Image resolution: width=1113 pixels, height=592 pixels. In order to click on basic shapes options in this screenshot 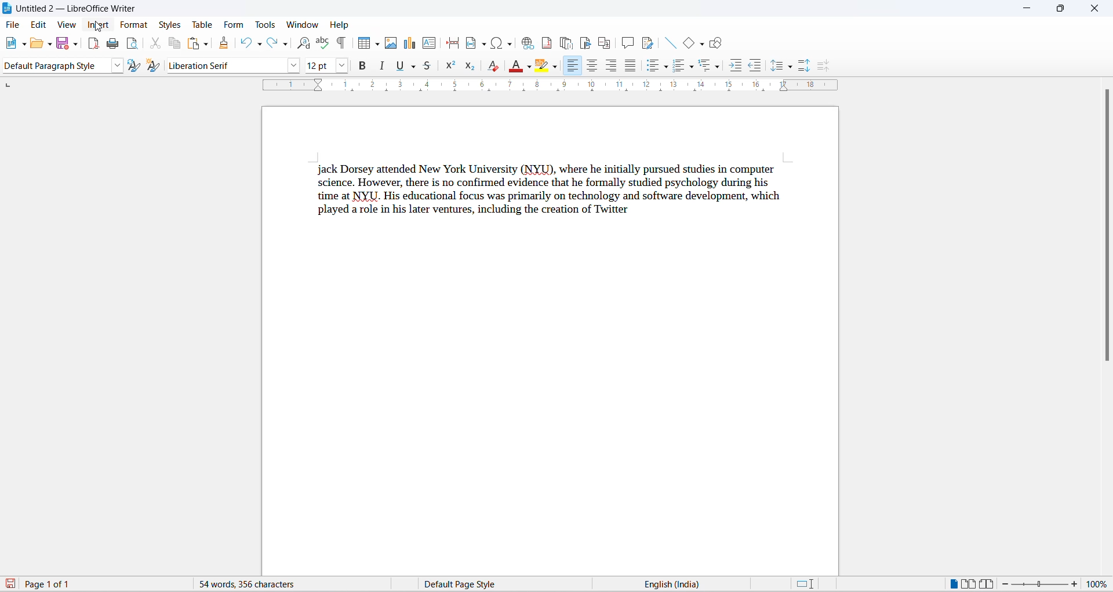, I will do `click(702, 45)`.